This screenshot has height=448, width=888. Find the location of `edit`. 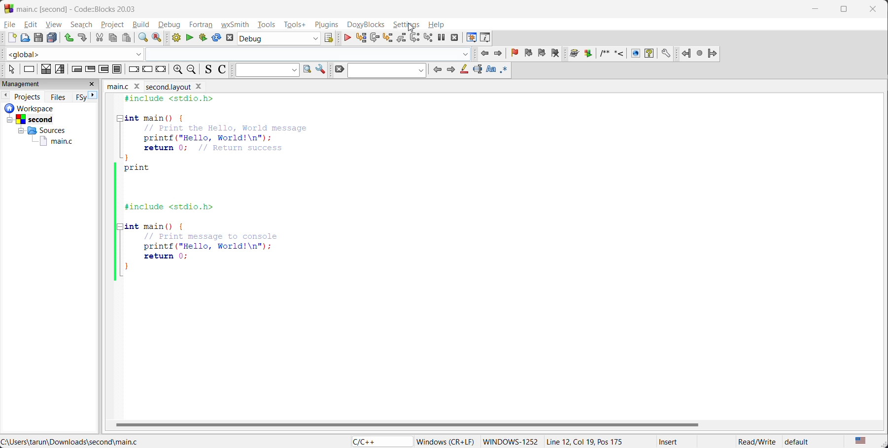

edit is located at coordinates (30, 25).